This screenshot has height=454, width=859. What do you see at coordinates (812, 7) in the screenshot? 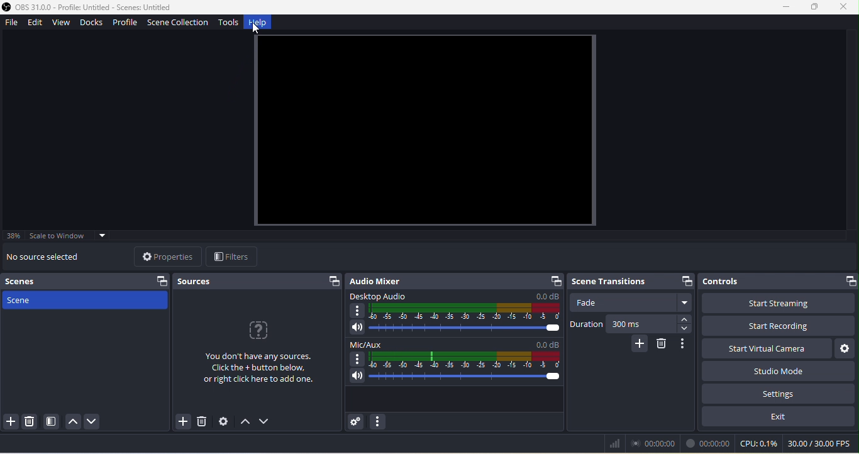
I see `maximize` at bounding box center [812, 7].